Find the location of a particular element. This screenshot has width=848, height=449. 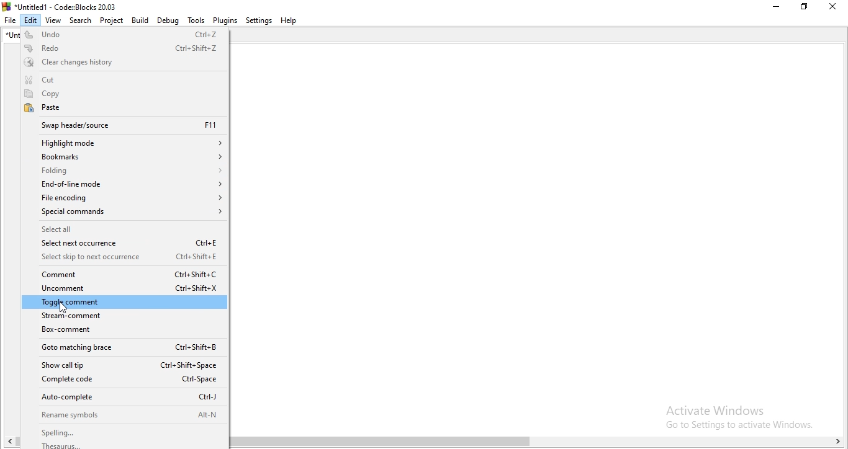

Uncomment is located at coordinates (122, 288).